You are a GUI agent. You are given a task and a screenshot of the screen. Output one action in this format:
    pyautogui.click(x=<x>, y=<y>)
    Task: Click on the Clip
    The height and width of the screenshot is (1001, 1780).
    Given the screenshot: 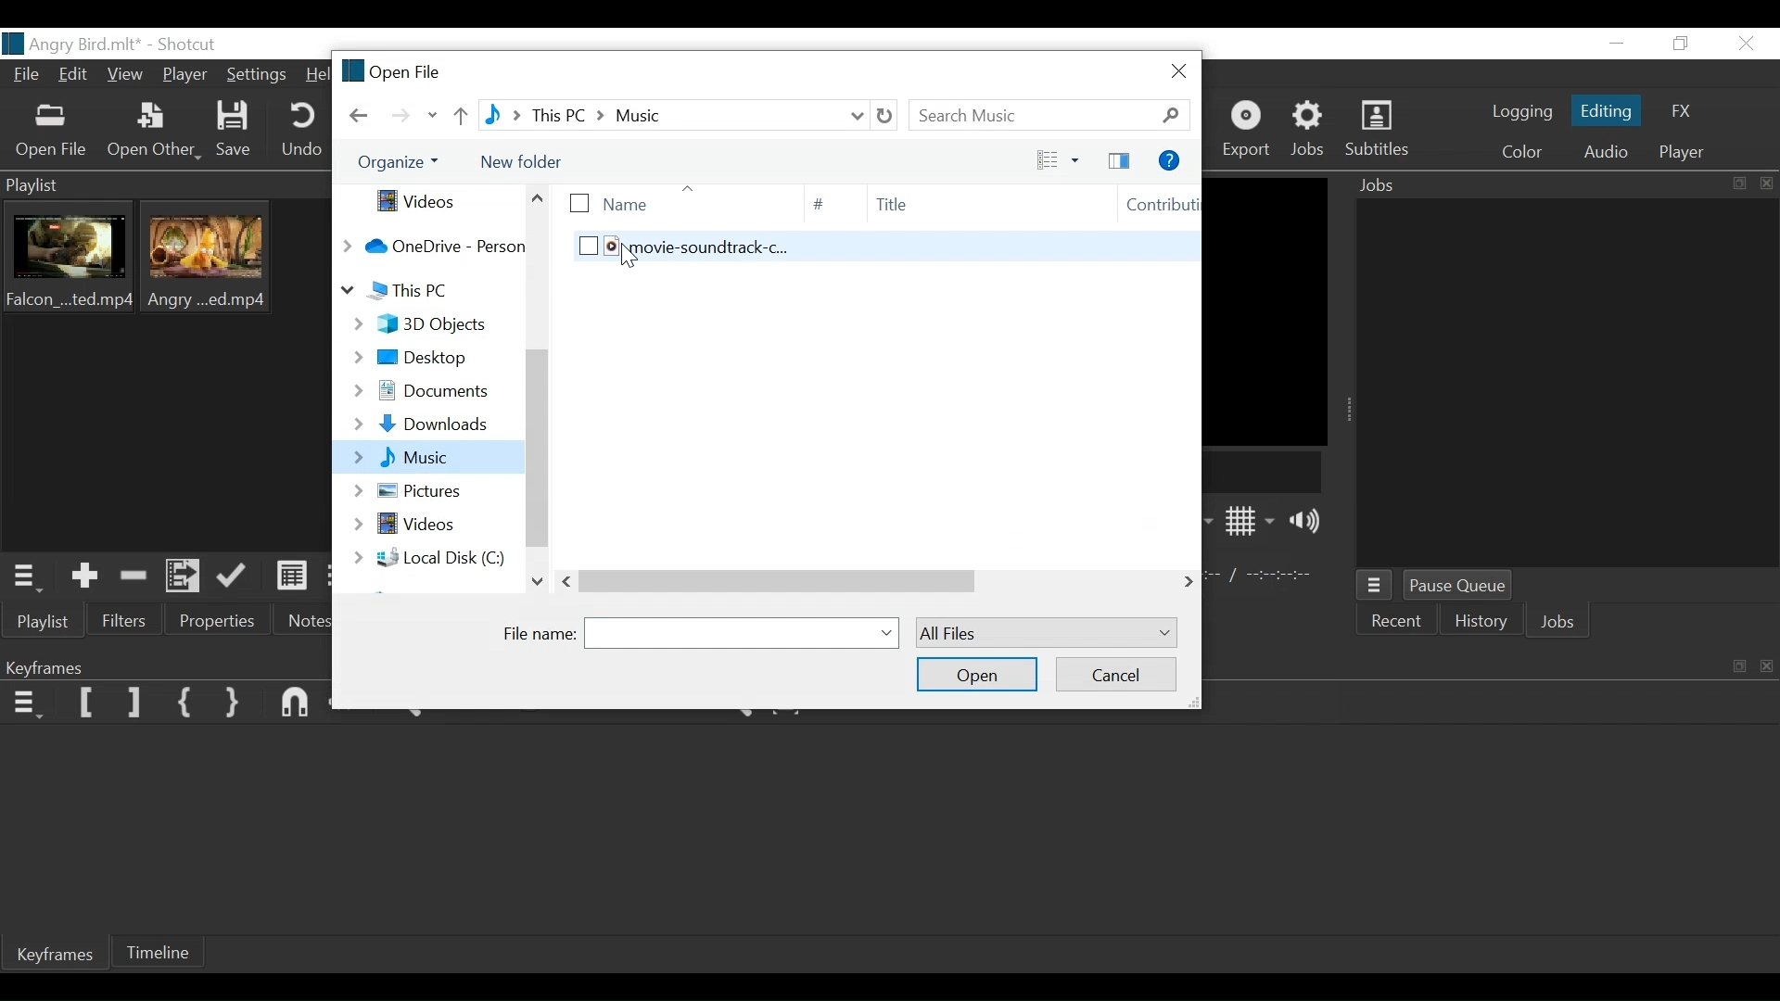 What is the action you would take?
    pyautogui.click(x=73, y=261)
    